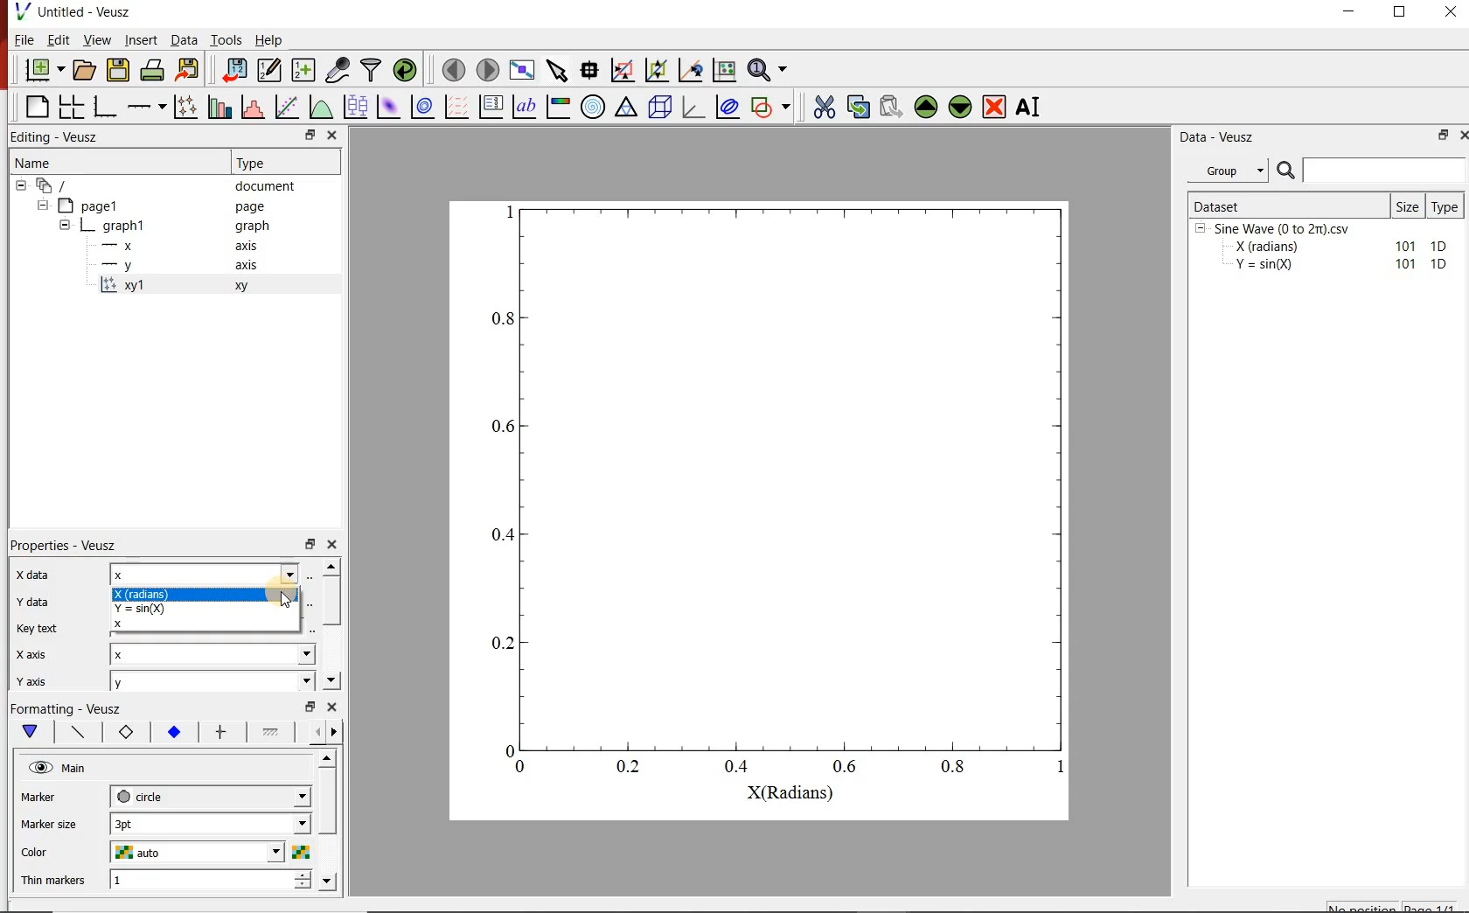  Describe the element at coordinates (30, 652) in the screenshot. I see `Log` at that location.